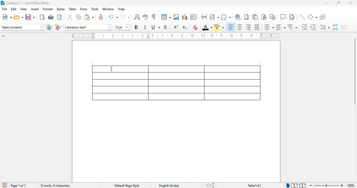  I want to click on bold, so click(136, 27).